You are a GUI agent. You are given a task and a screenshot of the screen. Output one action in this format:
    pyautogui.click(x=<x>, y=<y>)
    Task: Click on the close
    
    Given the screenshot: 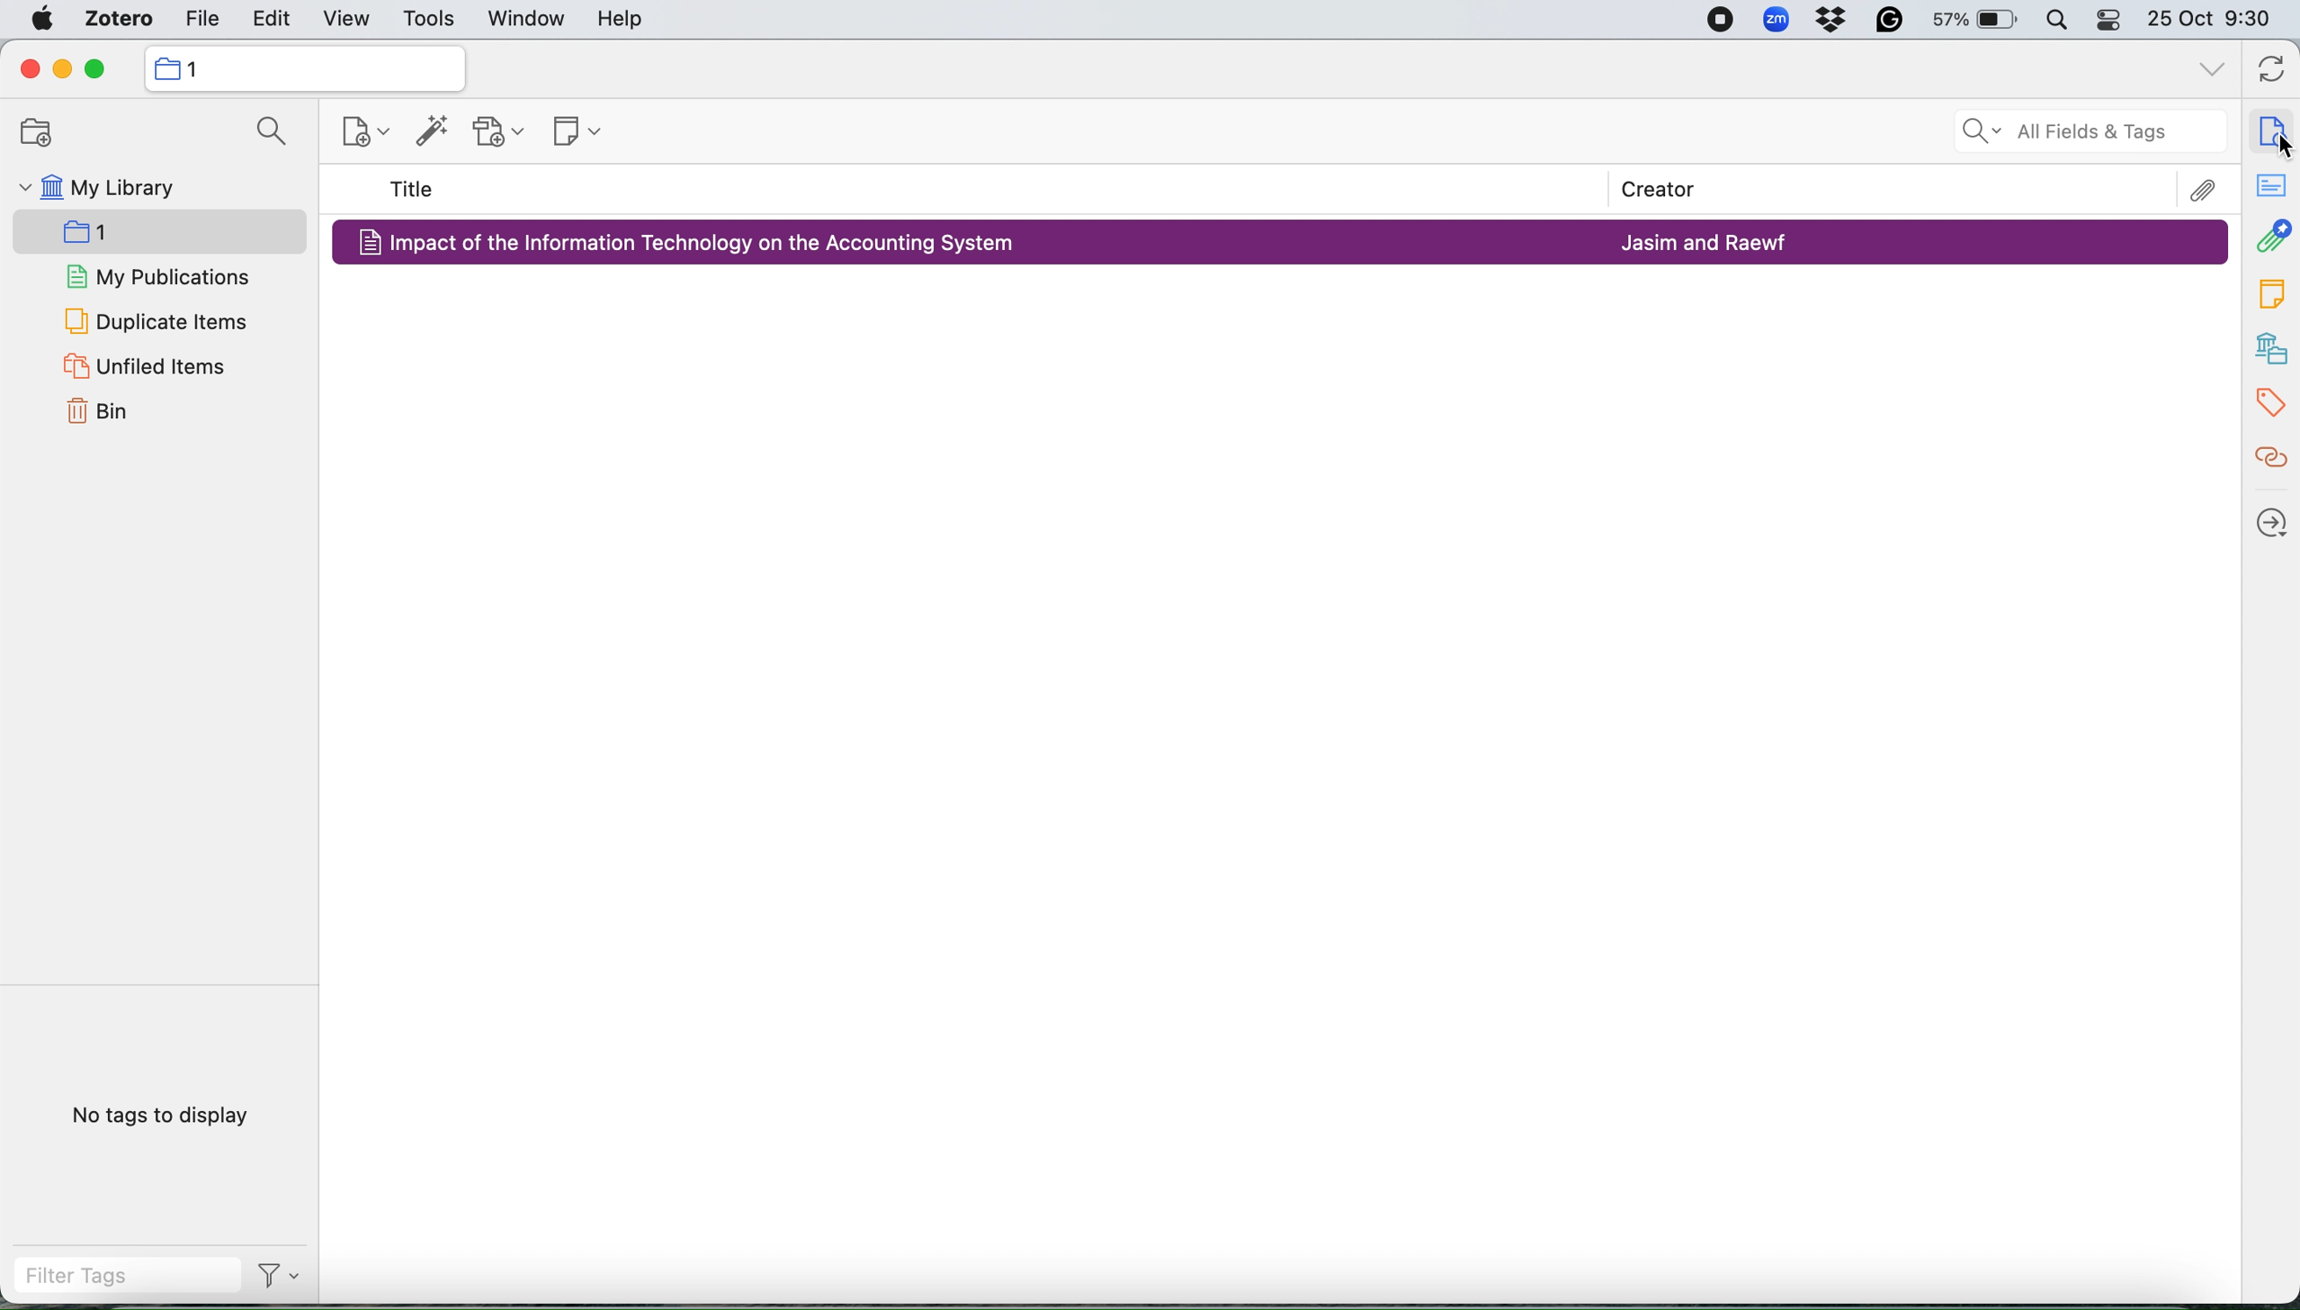 What is the action you would take?
    pyautogui.click(x=24, y=69)
    